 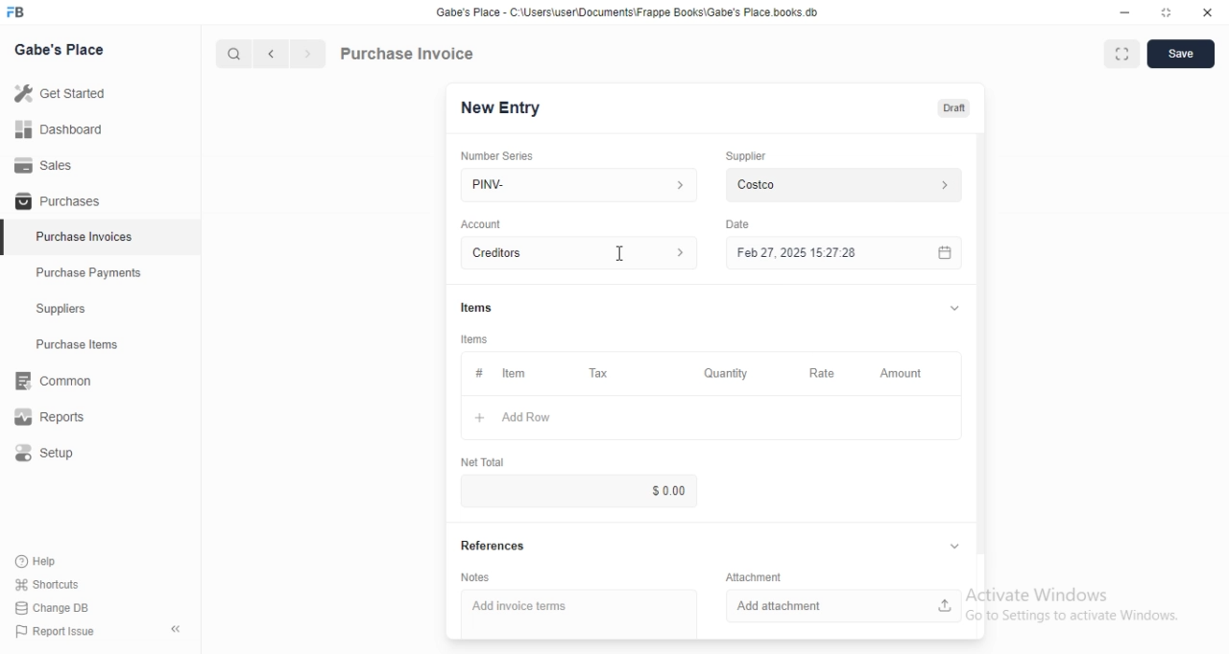 I want to click on Collapse, so click(x=176, y=629).